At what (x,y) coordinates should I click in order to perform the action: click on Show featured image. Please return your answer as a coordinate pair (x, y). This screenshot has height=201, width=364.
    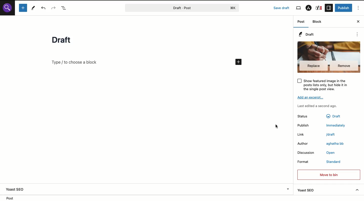
    Looking at the image, I should click on (328, 85).